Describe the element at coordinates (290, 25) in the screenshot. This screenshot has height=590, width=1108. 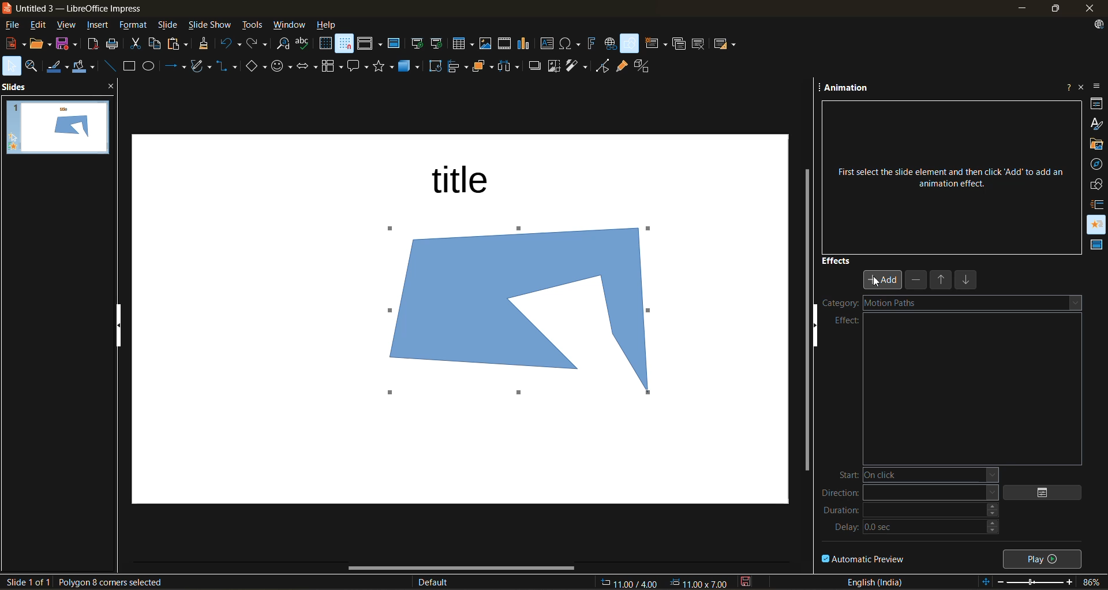
I see `window` at that location.